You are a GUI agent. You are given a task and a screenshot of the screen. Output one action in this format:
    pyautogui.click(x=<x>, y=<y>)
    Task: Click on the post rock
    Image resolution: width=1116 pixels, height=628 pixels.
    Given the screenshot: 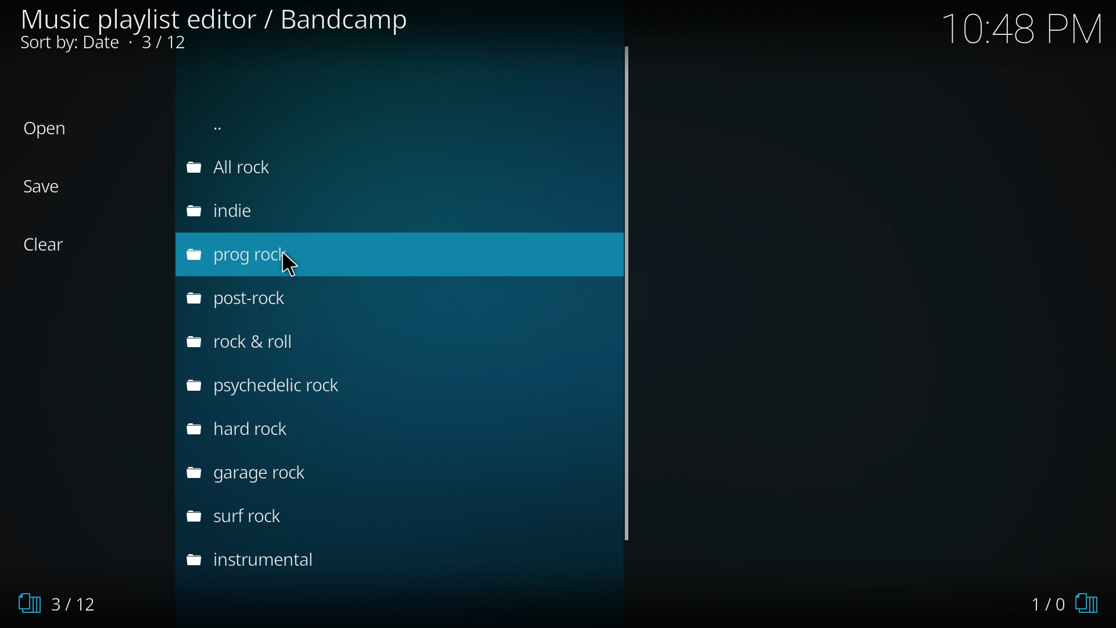 What is the action you would take?
    pyautogui.click(x=256, y=298)
    